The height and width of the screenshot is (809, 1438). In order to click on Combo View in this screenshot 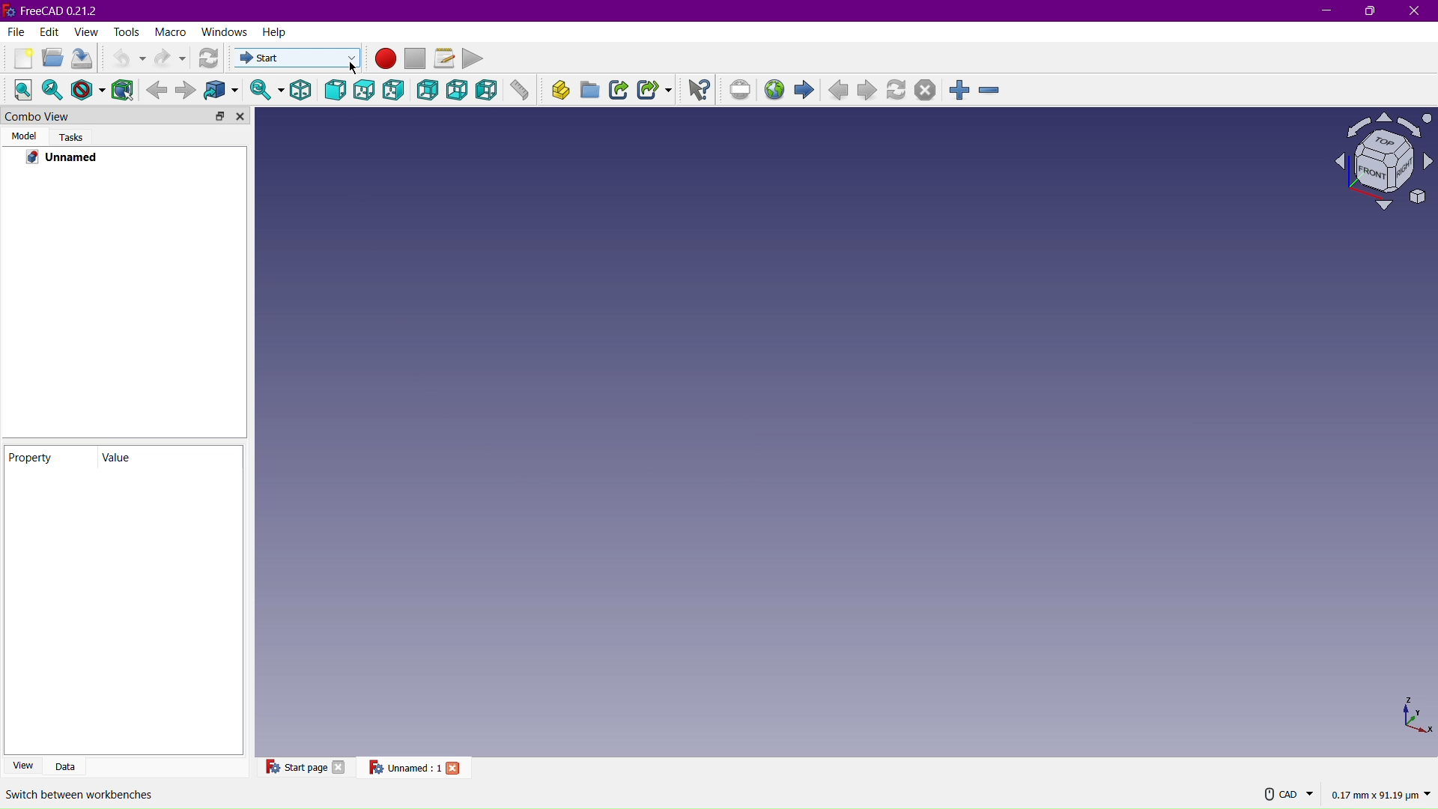, I will do `click(91, 116)`.